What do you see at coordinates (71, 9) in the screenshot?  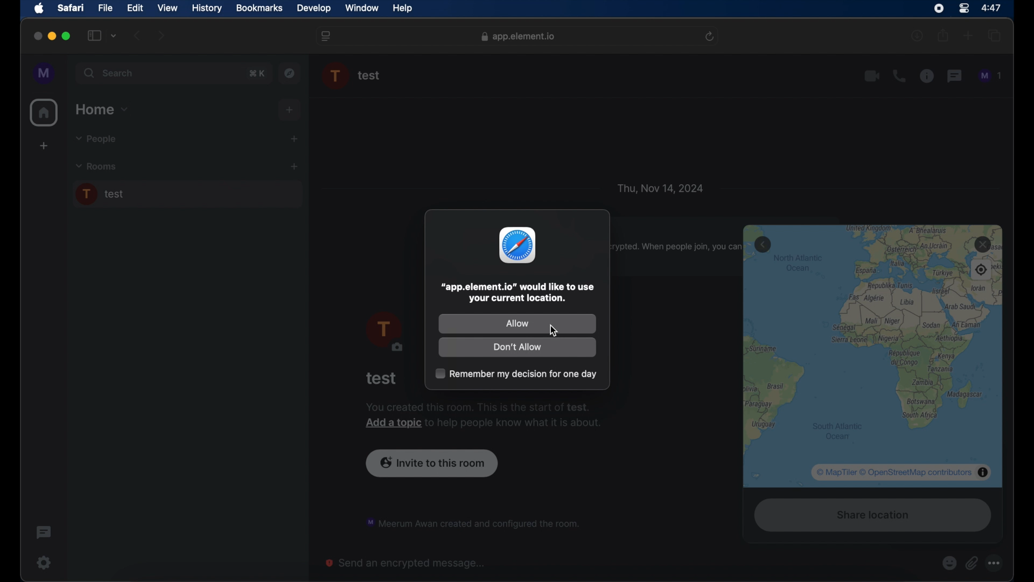 I see `safari` at bounding box center [71, 9].